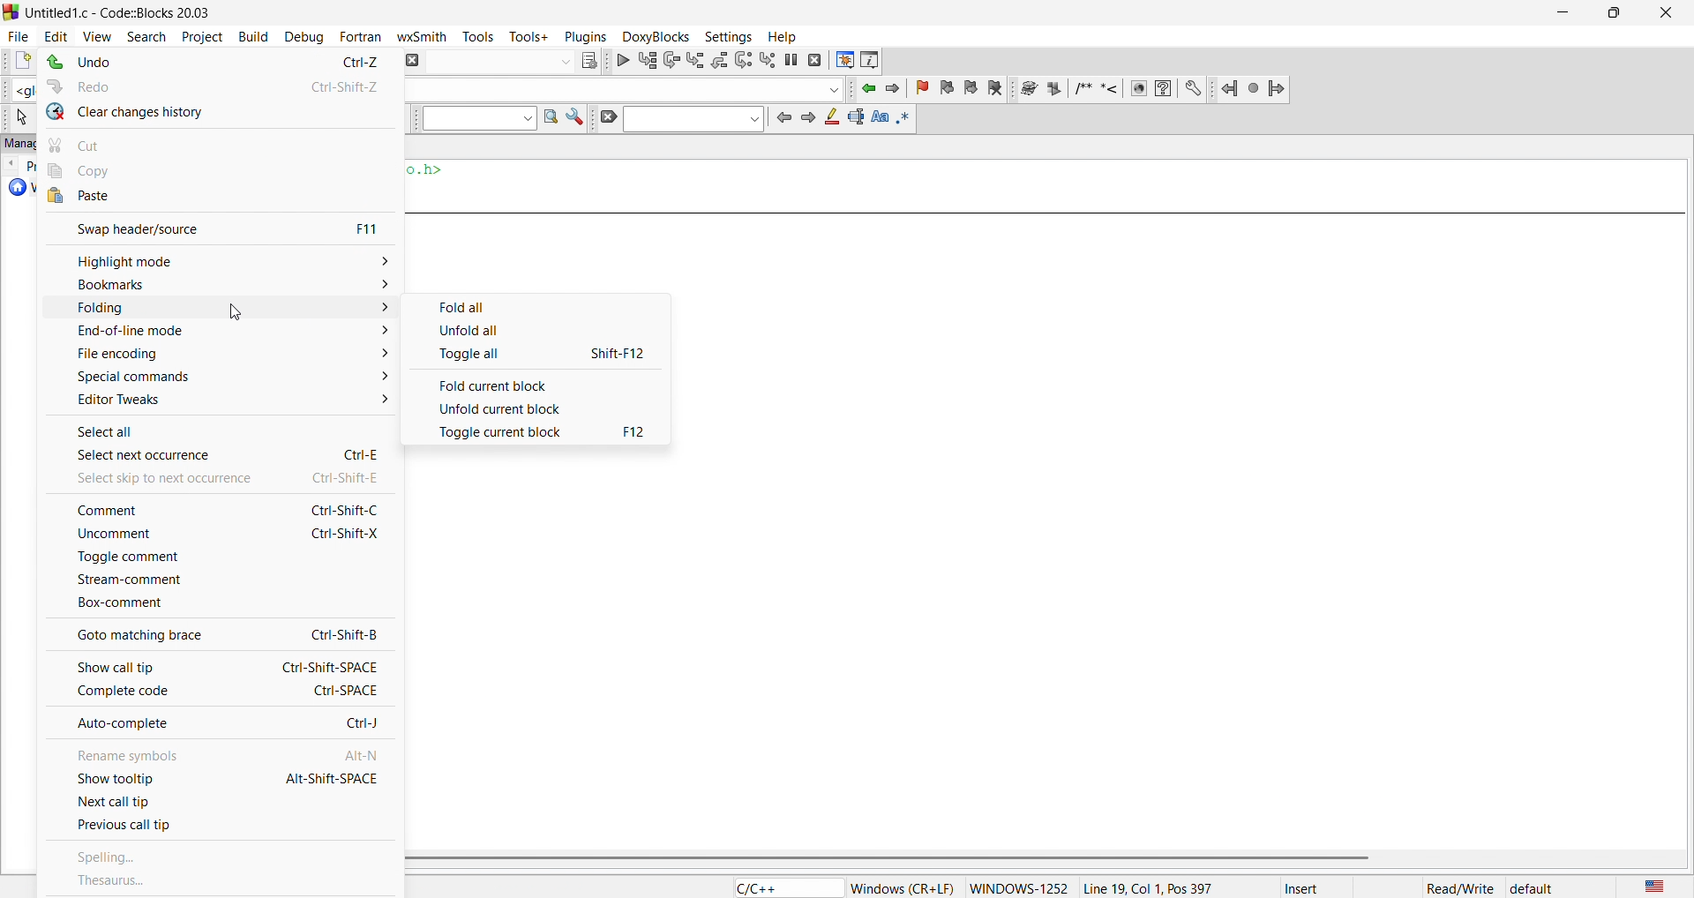  Describe the element at coordinates (998, 90) in the screenshot. I see `clear bookmart` at that location.